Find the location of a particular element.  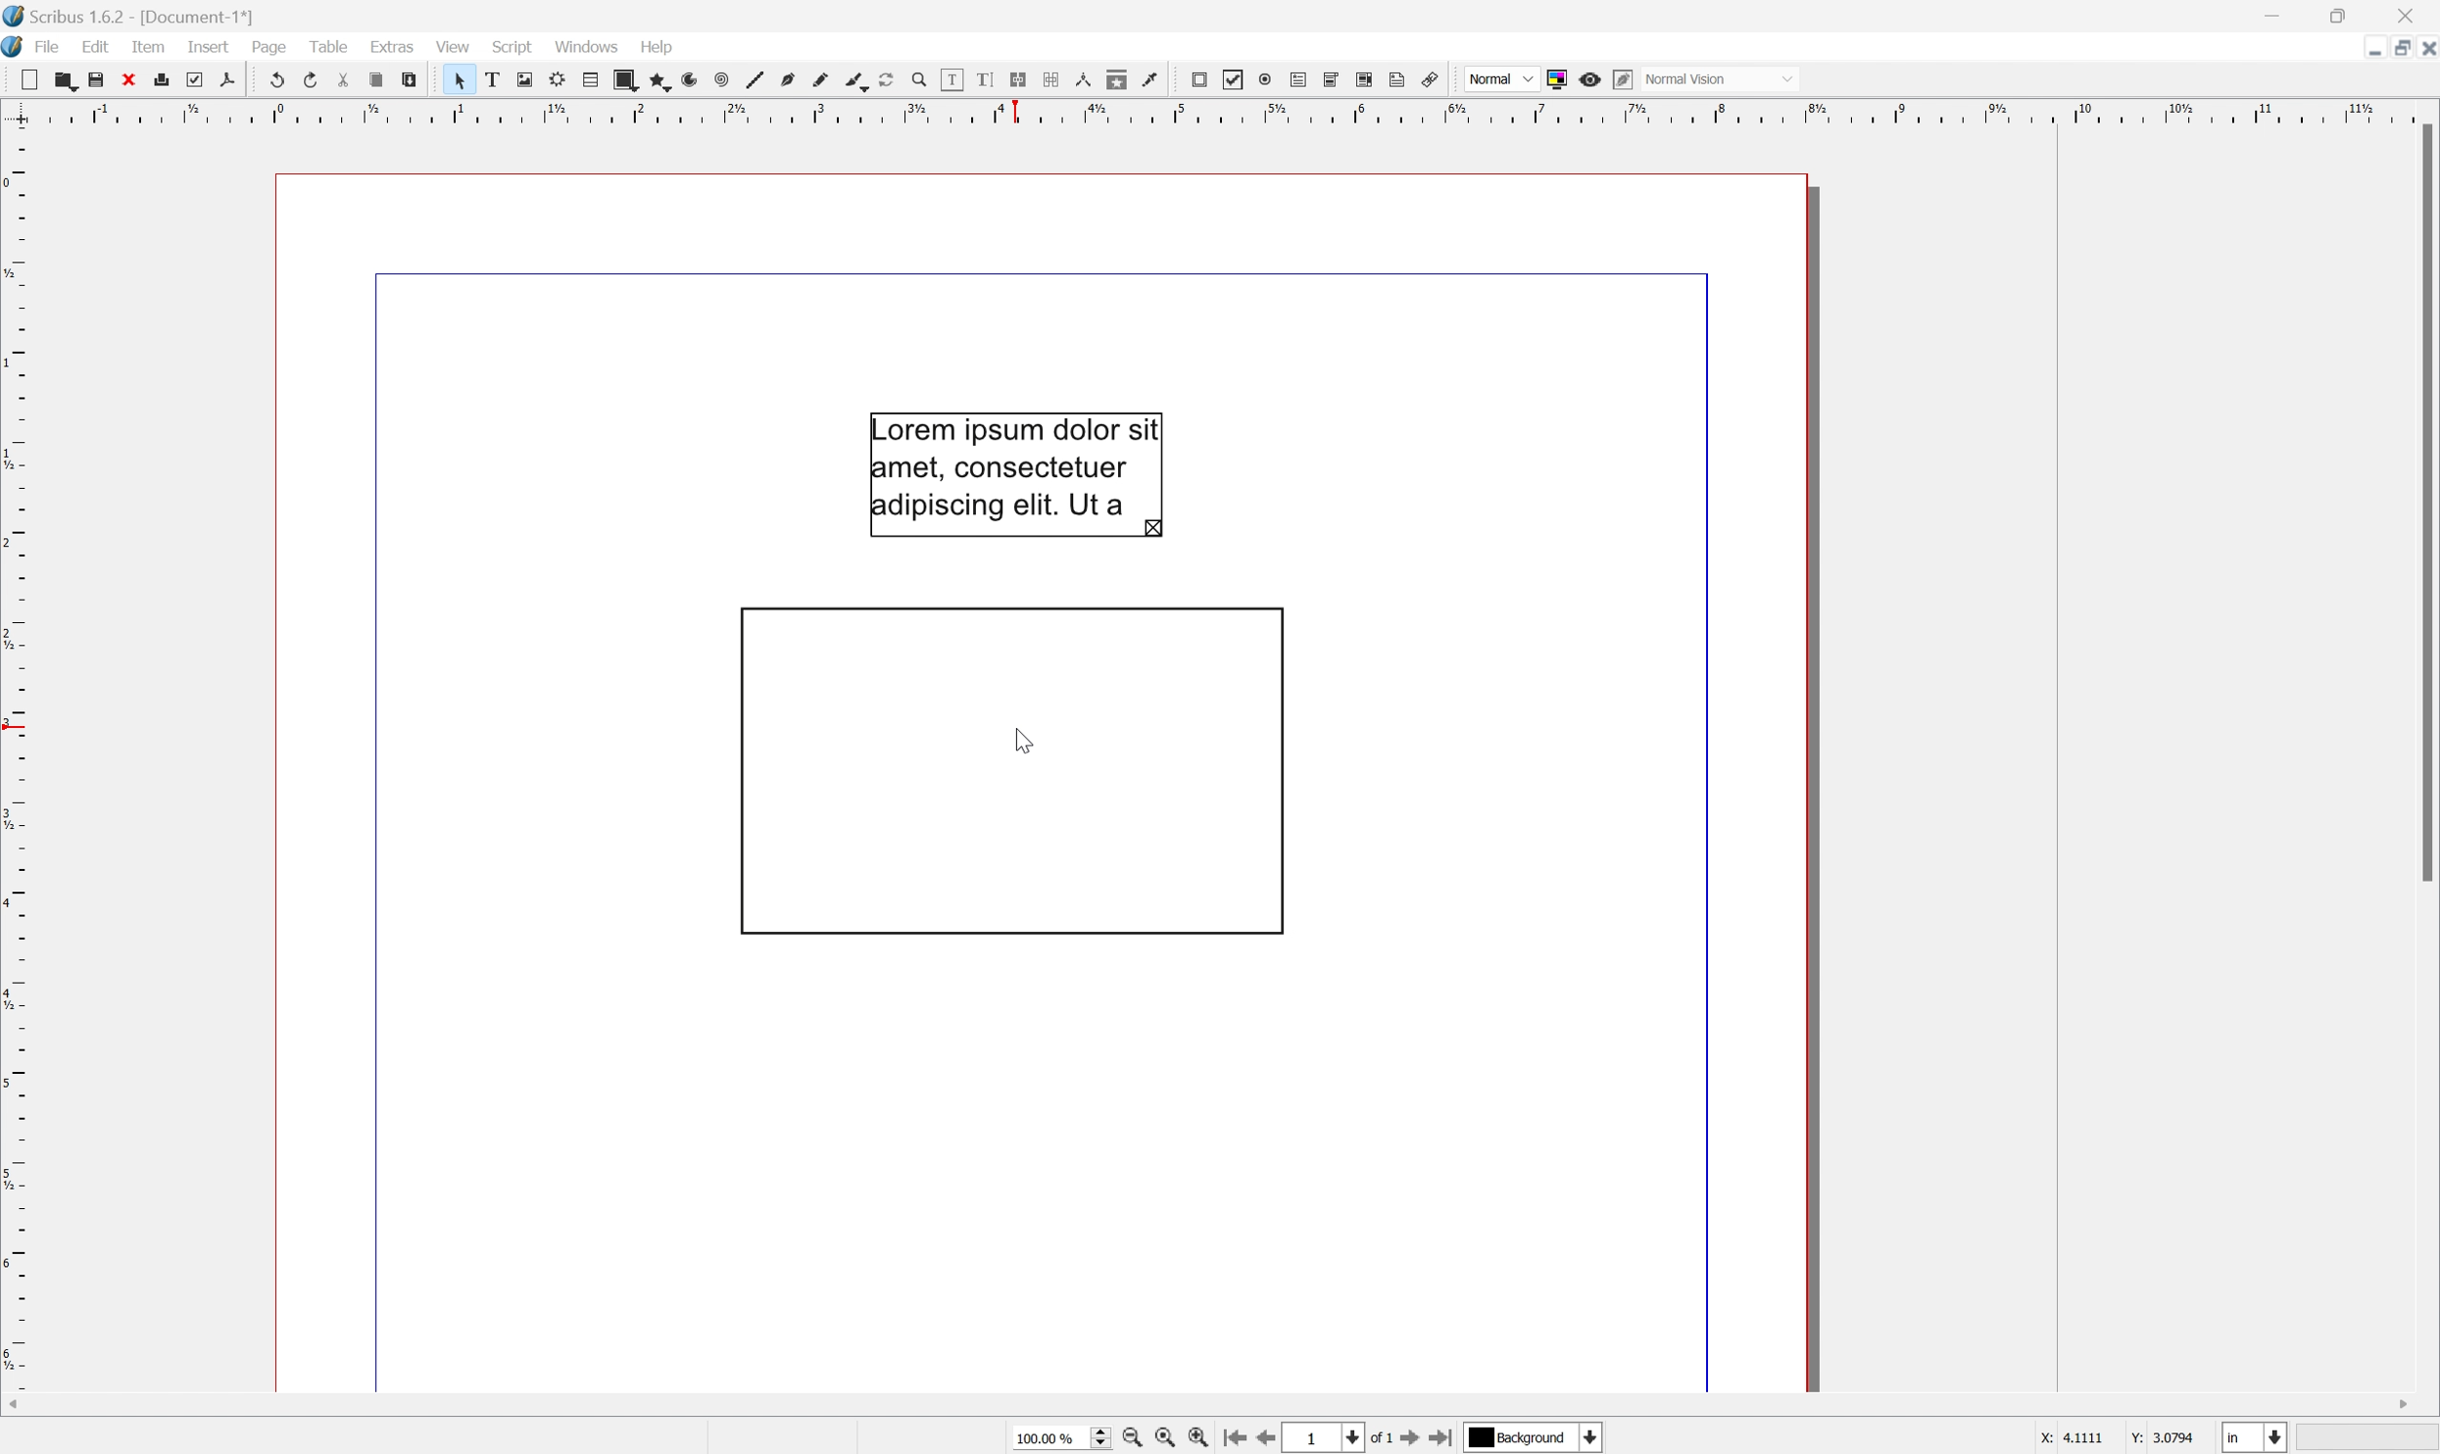

Item is located at coordinates (151, 47).